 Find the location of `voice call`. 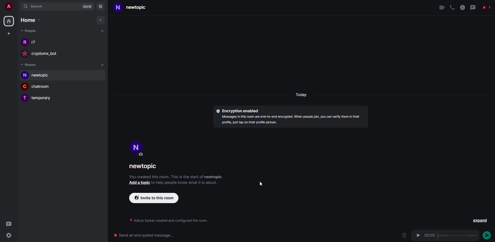

voice call is located at coordinates (451, 7).